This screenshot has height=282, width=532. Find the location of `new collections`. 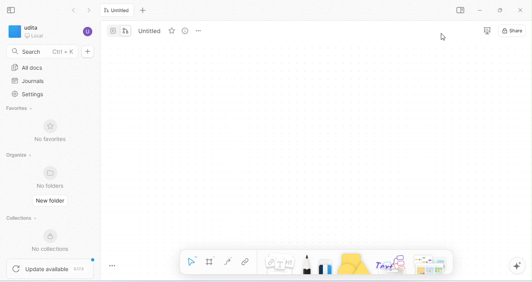

new collections is located at coordinates (53, 241).